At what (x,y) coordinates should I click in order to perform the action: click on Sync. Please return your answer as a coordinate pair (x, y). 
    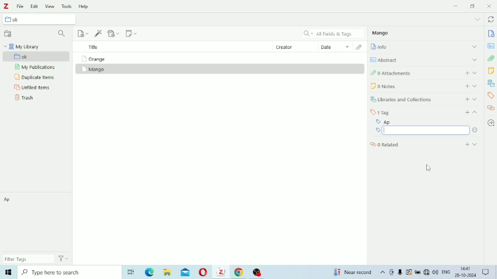
    Looking at the image, I should click on (492, 20).